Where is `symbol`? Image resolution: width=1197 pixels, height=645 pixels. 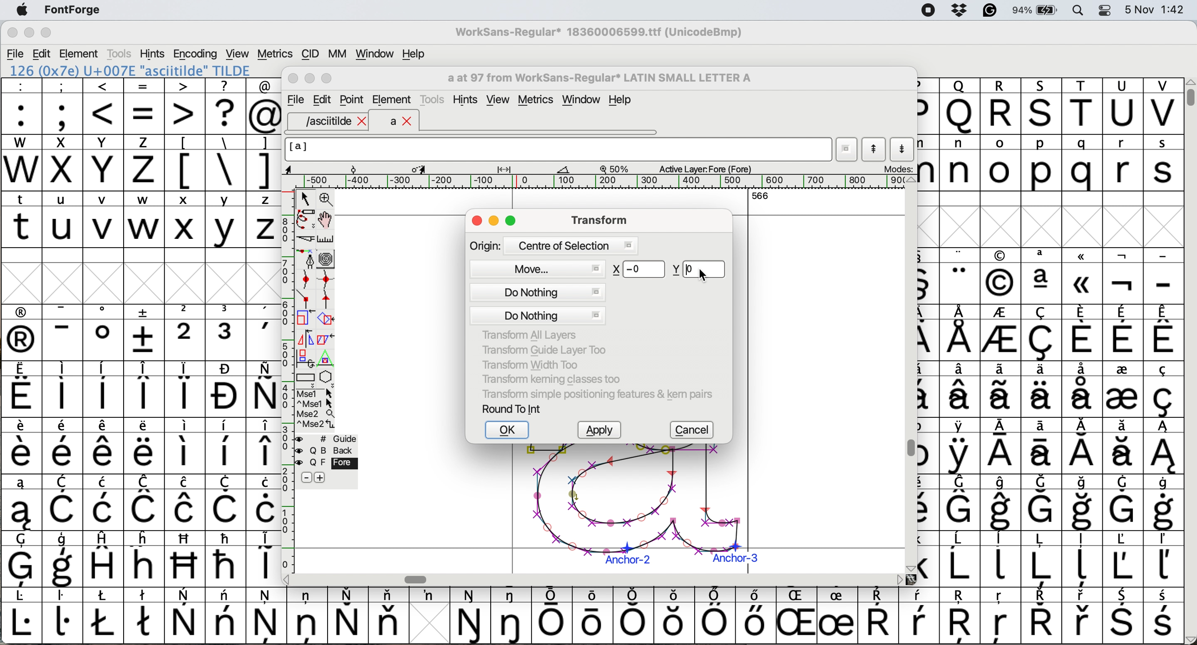
symbol is located at coordinates (1123, 502).